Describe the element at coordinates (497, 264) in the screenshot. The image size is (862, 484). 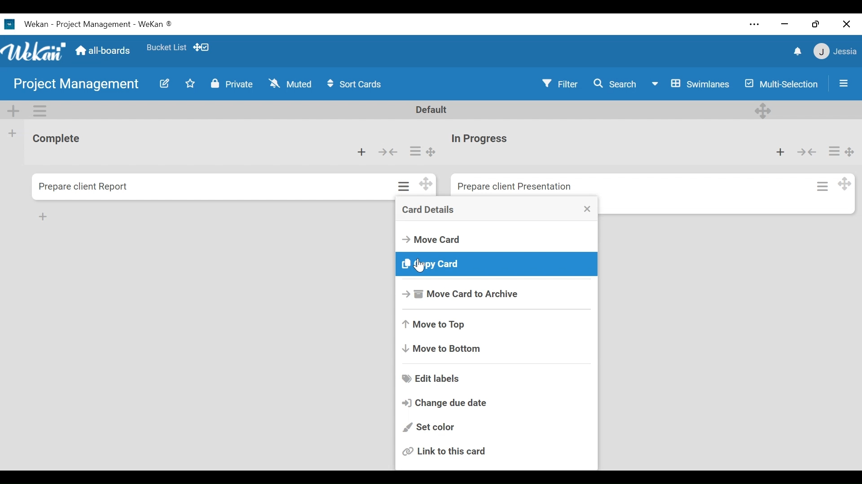
I see `Copy card` at that location.